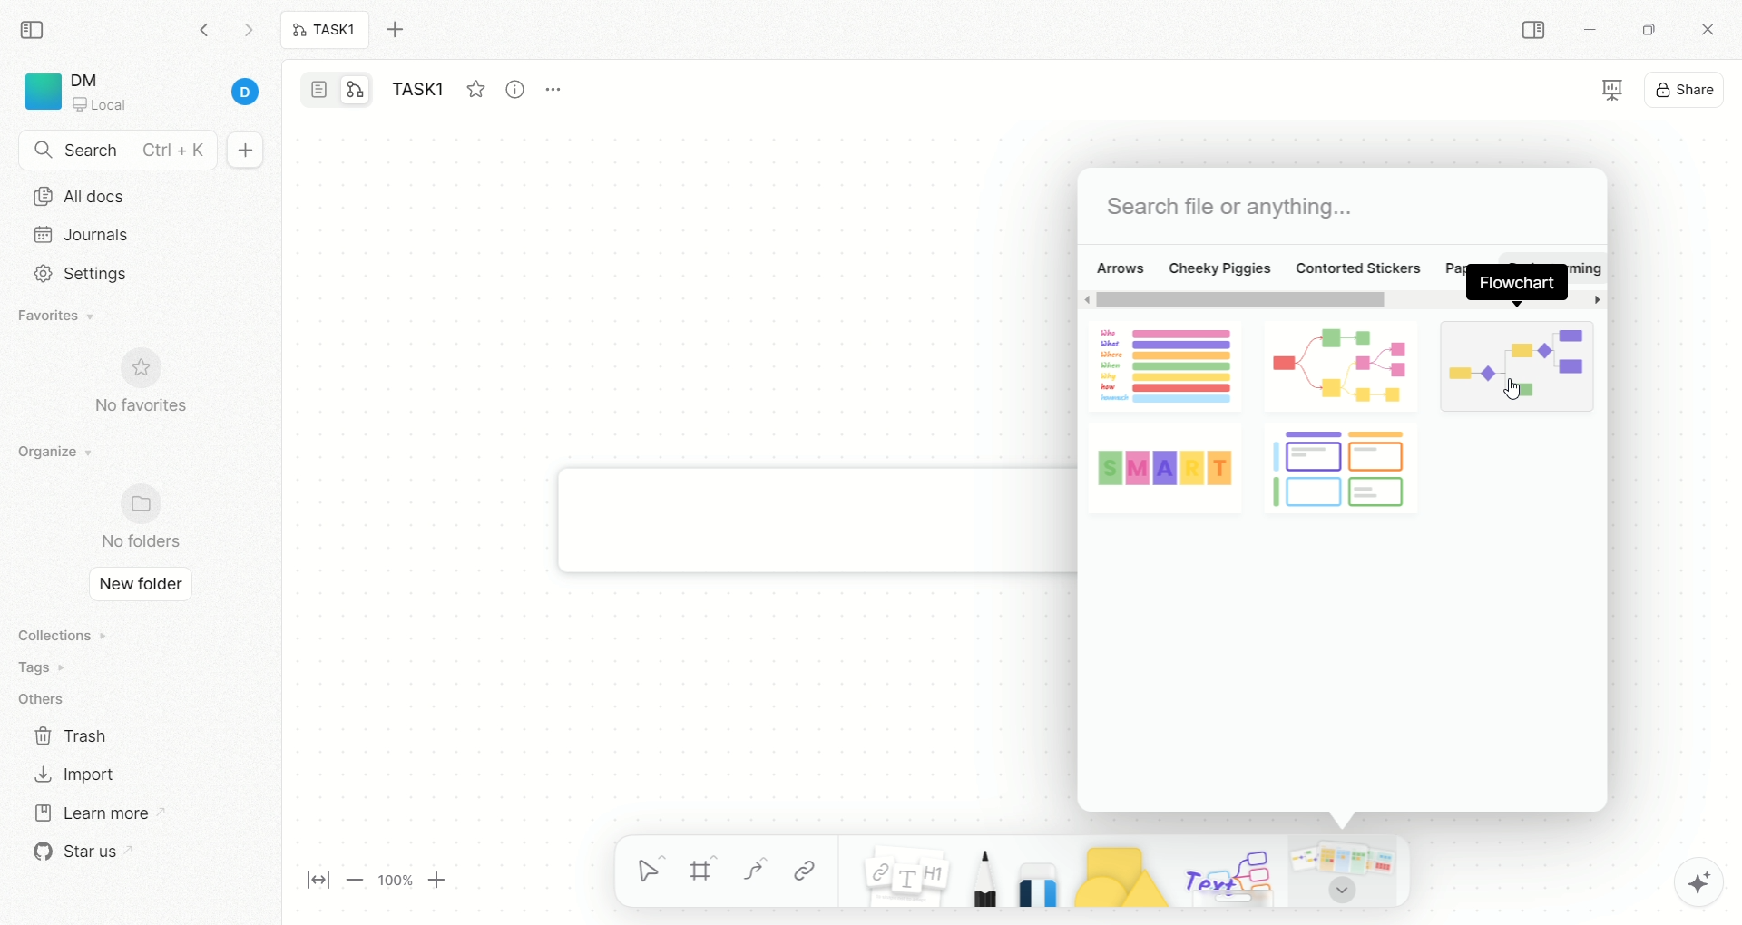 Image resolution: width=1742 pixels, height=925 pixels. Describe the element at coordinates (1679, 878) in the screenshot. I see `AFFiNE AI` at that location.